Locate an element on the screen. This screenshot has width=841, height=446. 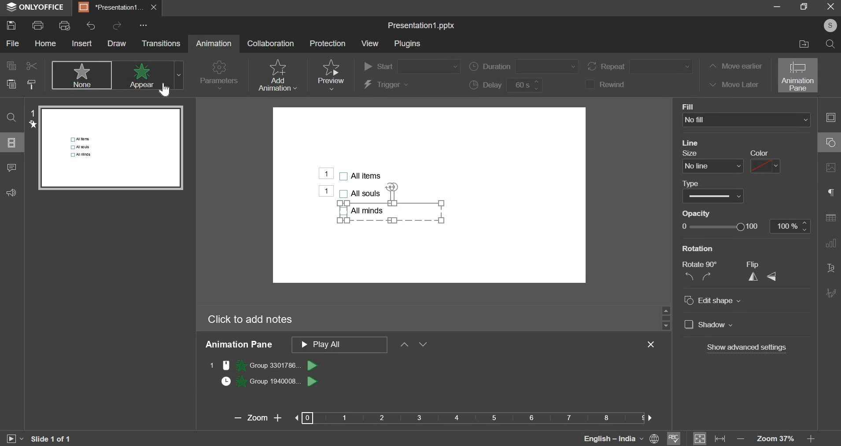
plugins is located at coordinates (406, 44).